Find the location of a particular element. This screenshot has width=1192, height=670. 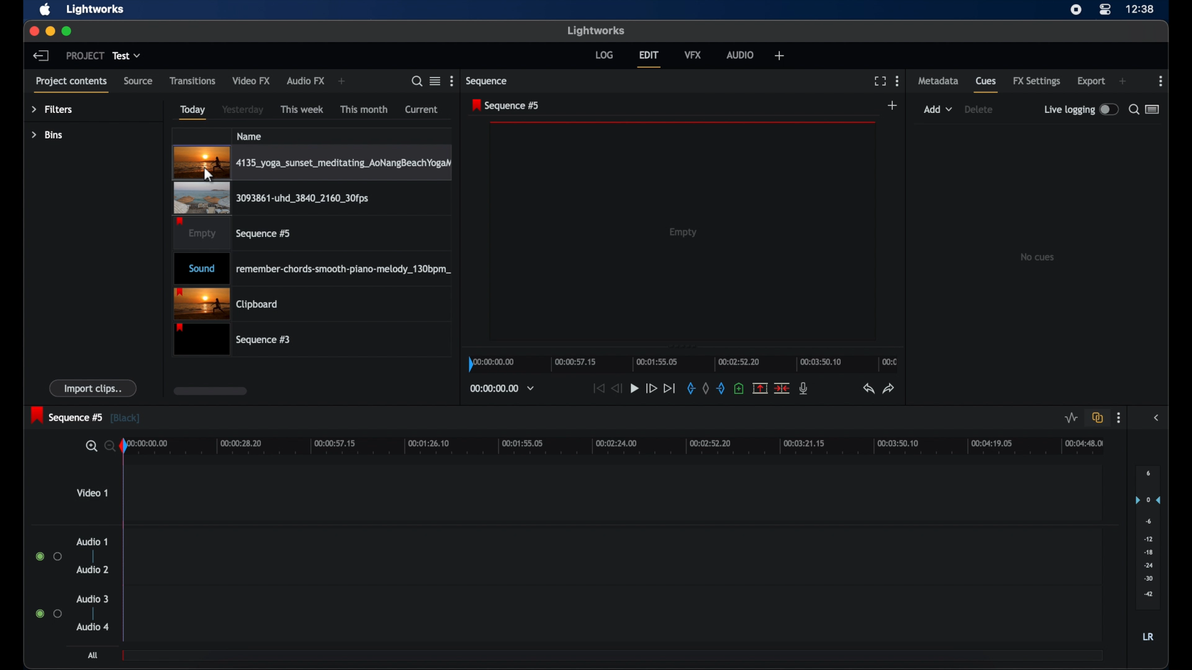

vfx is located at coordinates (692, 54).